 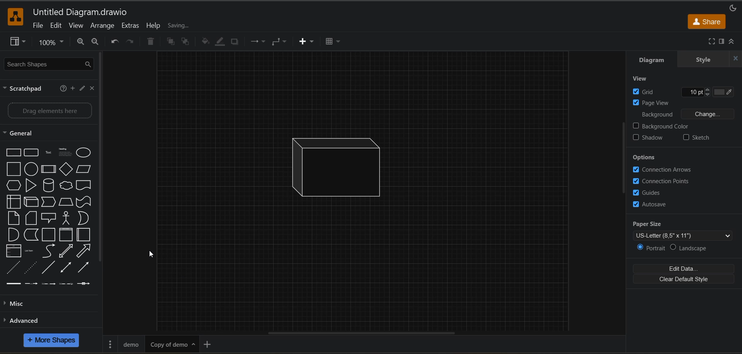 What do you see at coordinates (235, 41) in the screenshot?
I see `shadow` at bounding box center [235, 41].